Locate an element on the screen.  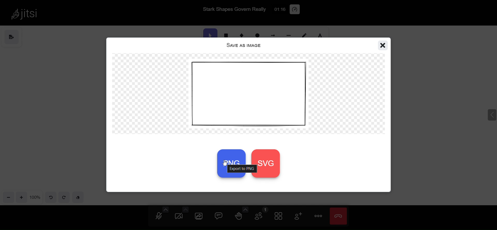
microphone is located at coordinates (160, 217).